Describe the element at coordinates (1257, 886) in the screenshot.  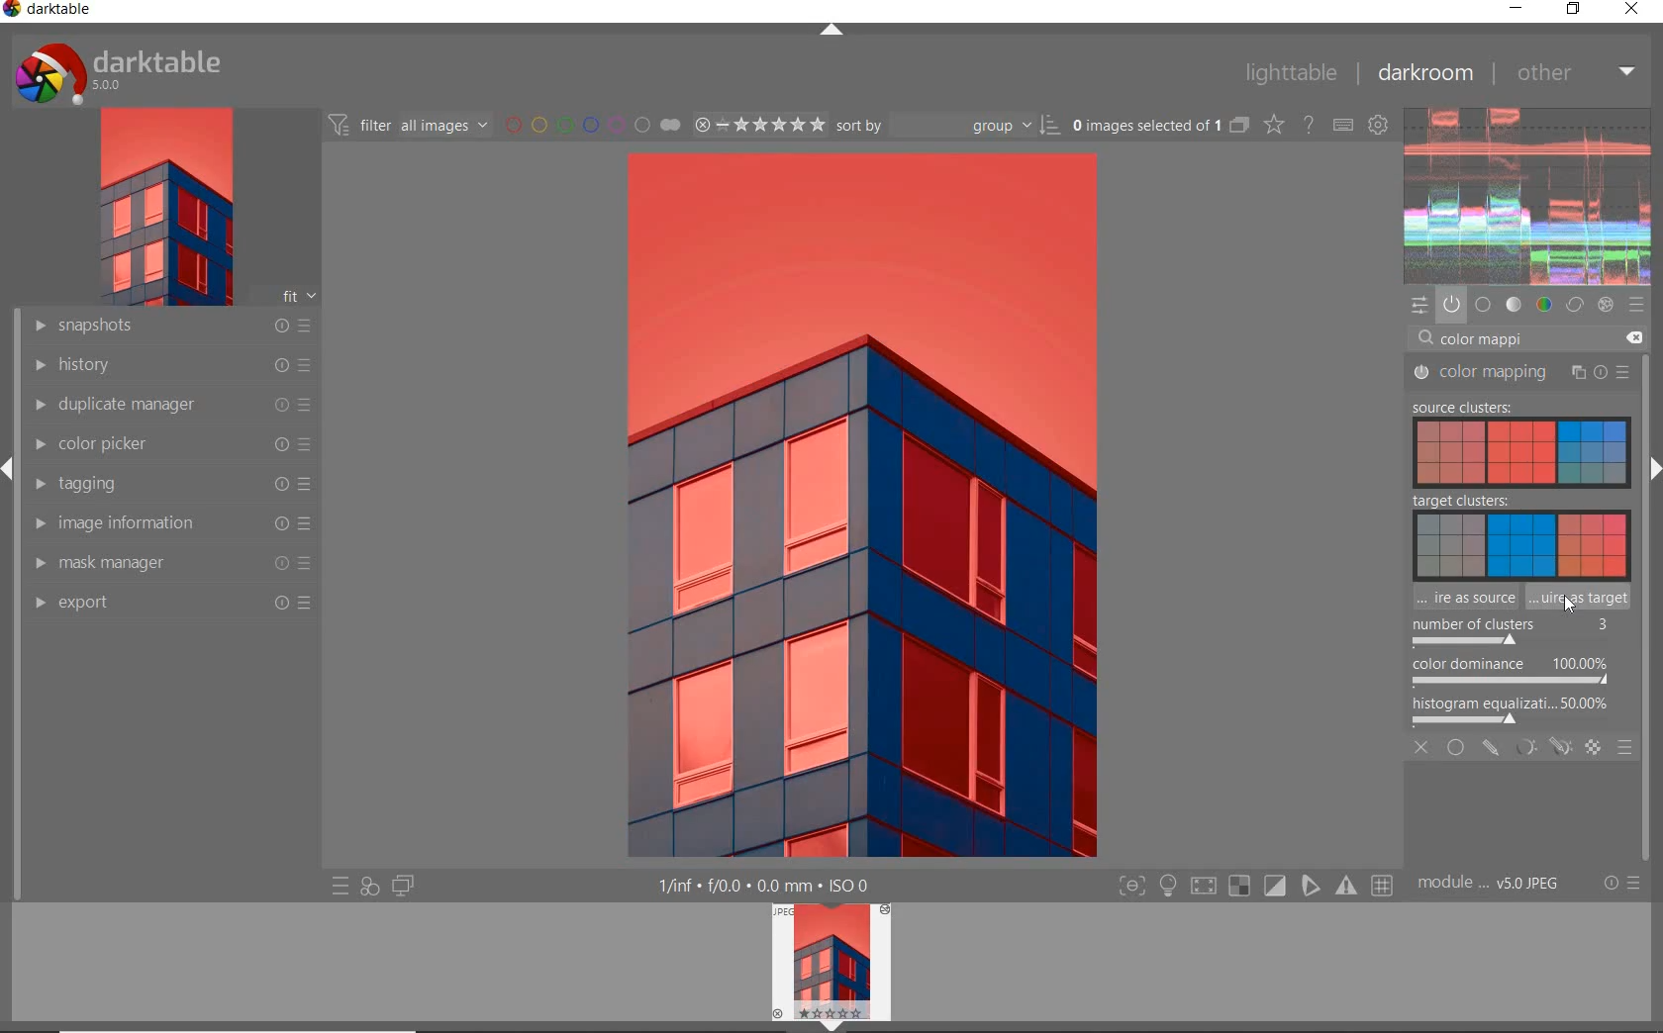
I see `toggle modes` at that location.